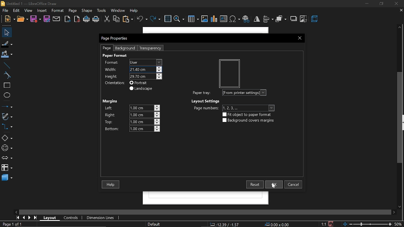  What do you see at coordinates (126, 48) in the screenshot?
I see `background` at bounding box center [126, 48].